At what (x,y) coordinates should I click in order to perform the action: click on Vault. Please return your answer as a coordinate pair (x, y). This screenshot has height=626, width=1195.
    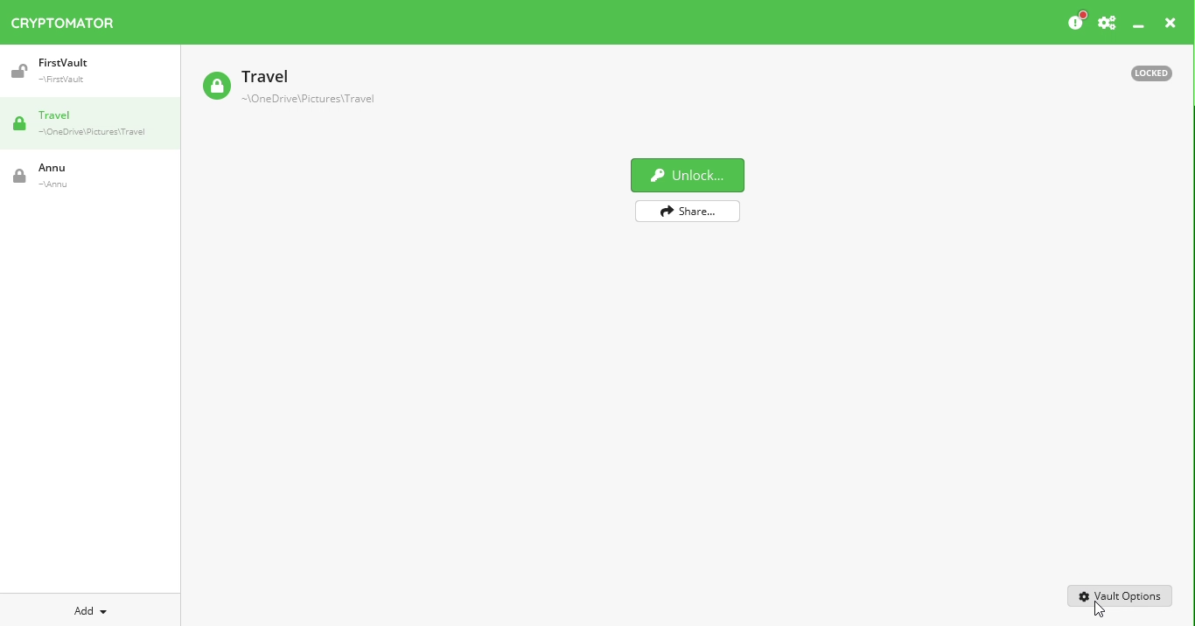
    Looking at the image, I should click on (74, 176).